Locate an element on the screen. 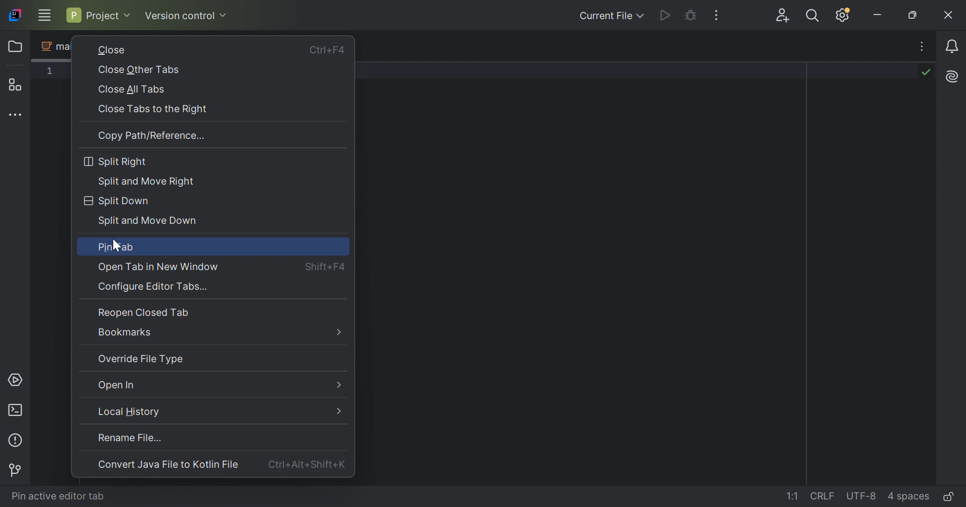 Image resolution: width=966 pixels, height=507 pixels. close is located at coordinates (111, 49).